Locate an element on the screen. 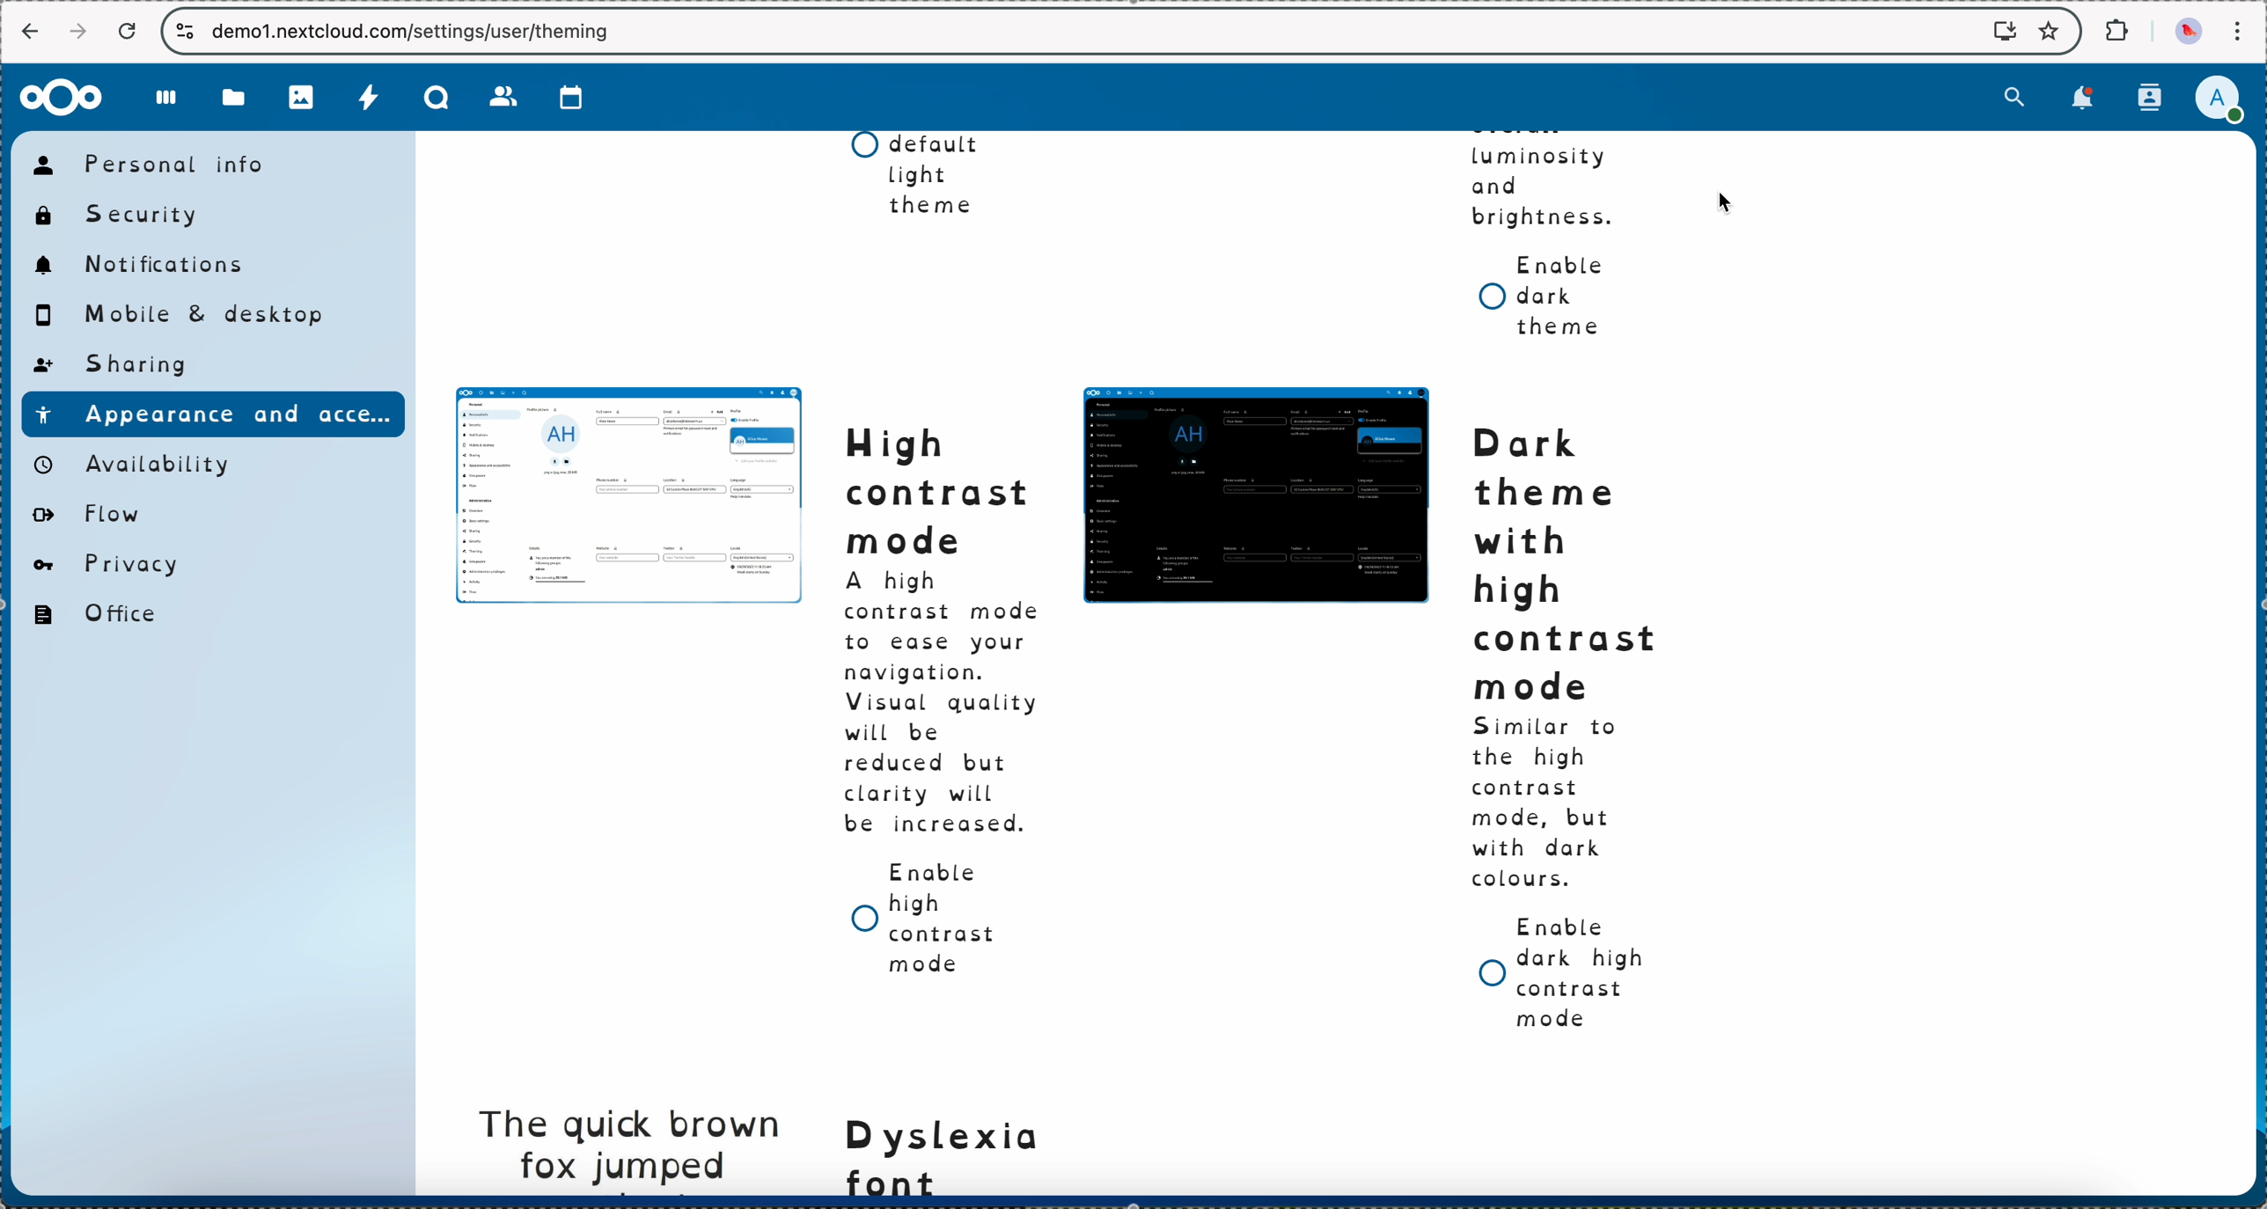 This screenshot has width=2267, height=1209. favorites is located at coordinates (2051, 29).